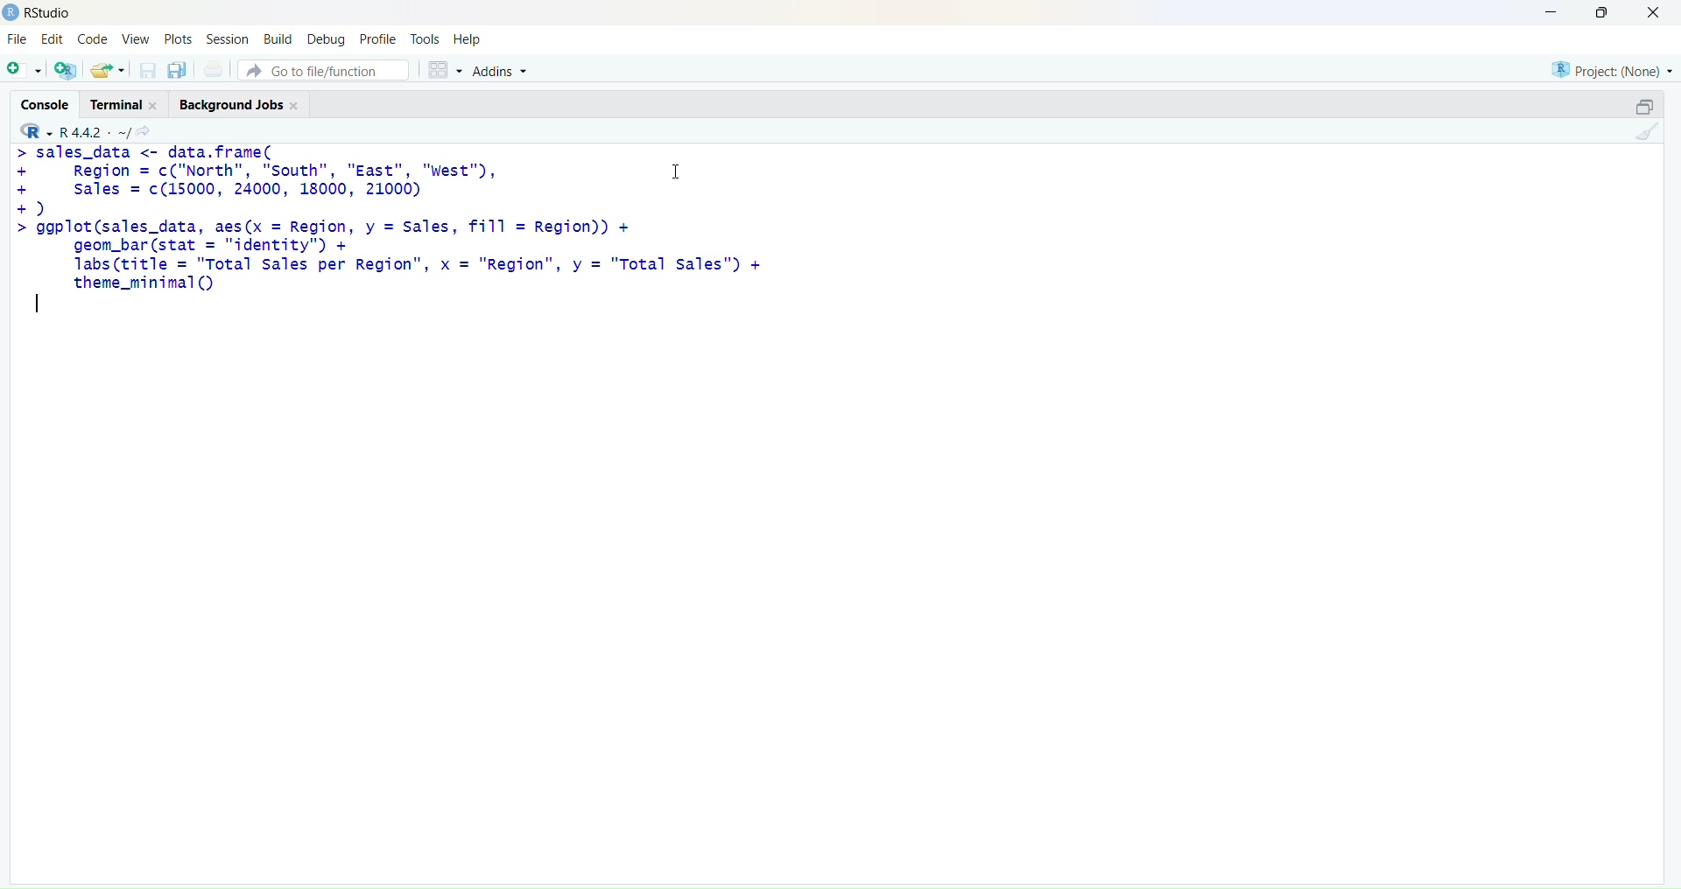  What do you see at coordinates (378, 40) in the screenshot?
I see `Profile` at bounding box center [378, 40].